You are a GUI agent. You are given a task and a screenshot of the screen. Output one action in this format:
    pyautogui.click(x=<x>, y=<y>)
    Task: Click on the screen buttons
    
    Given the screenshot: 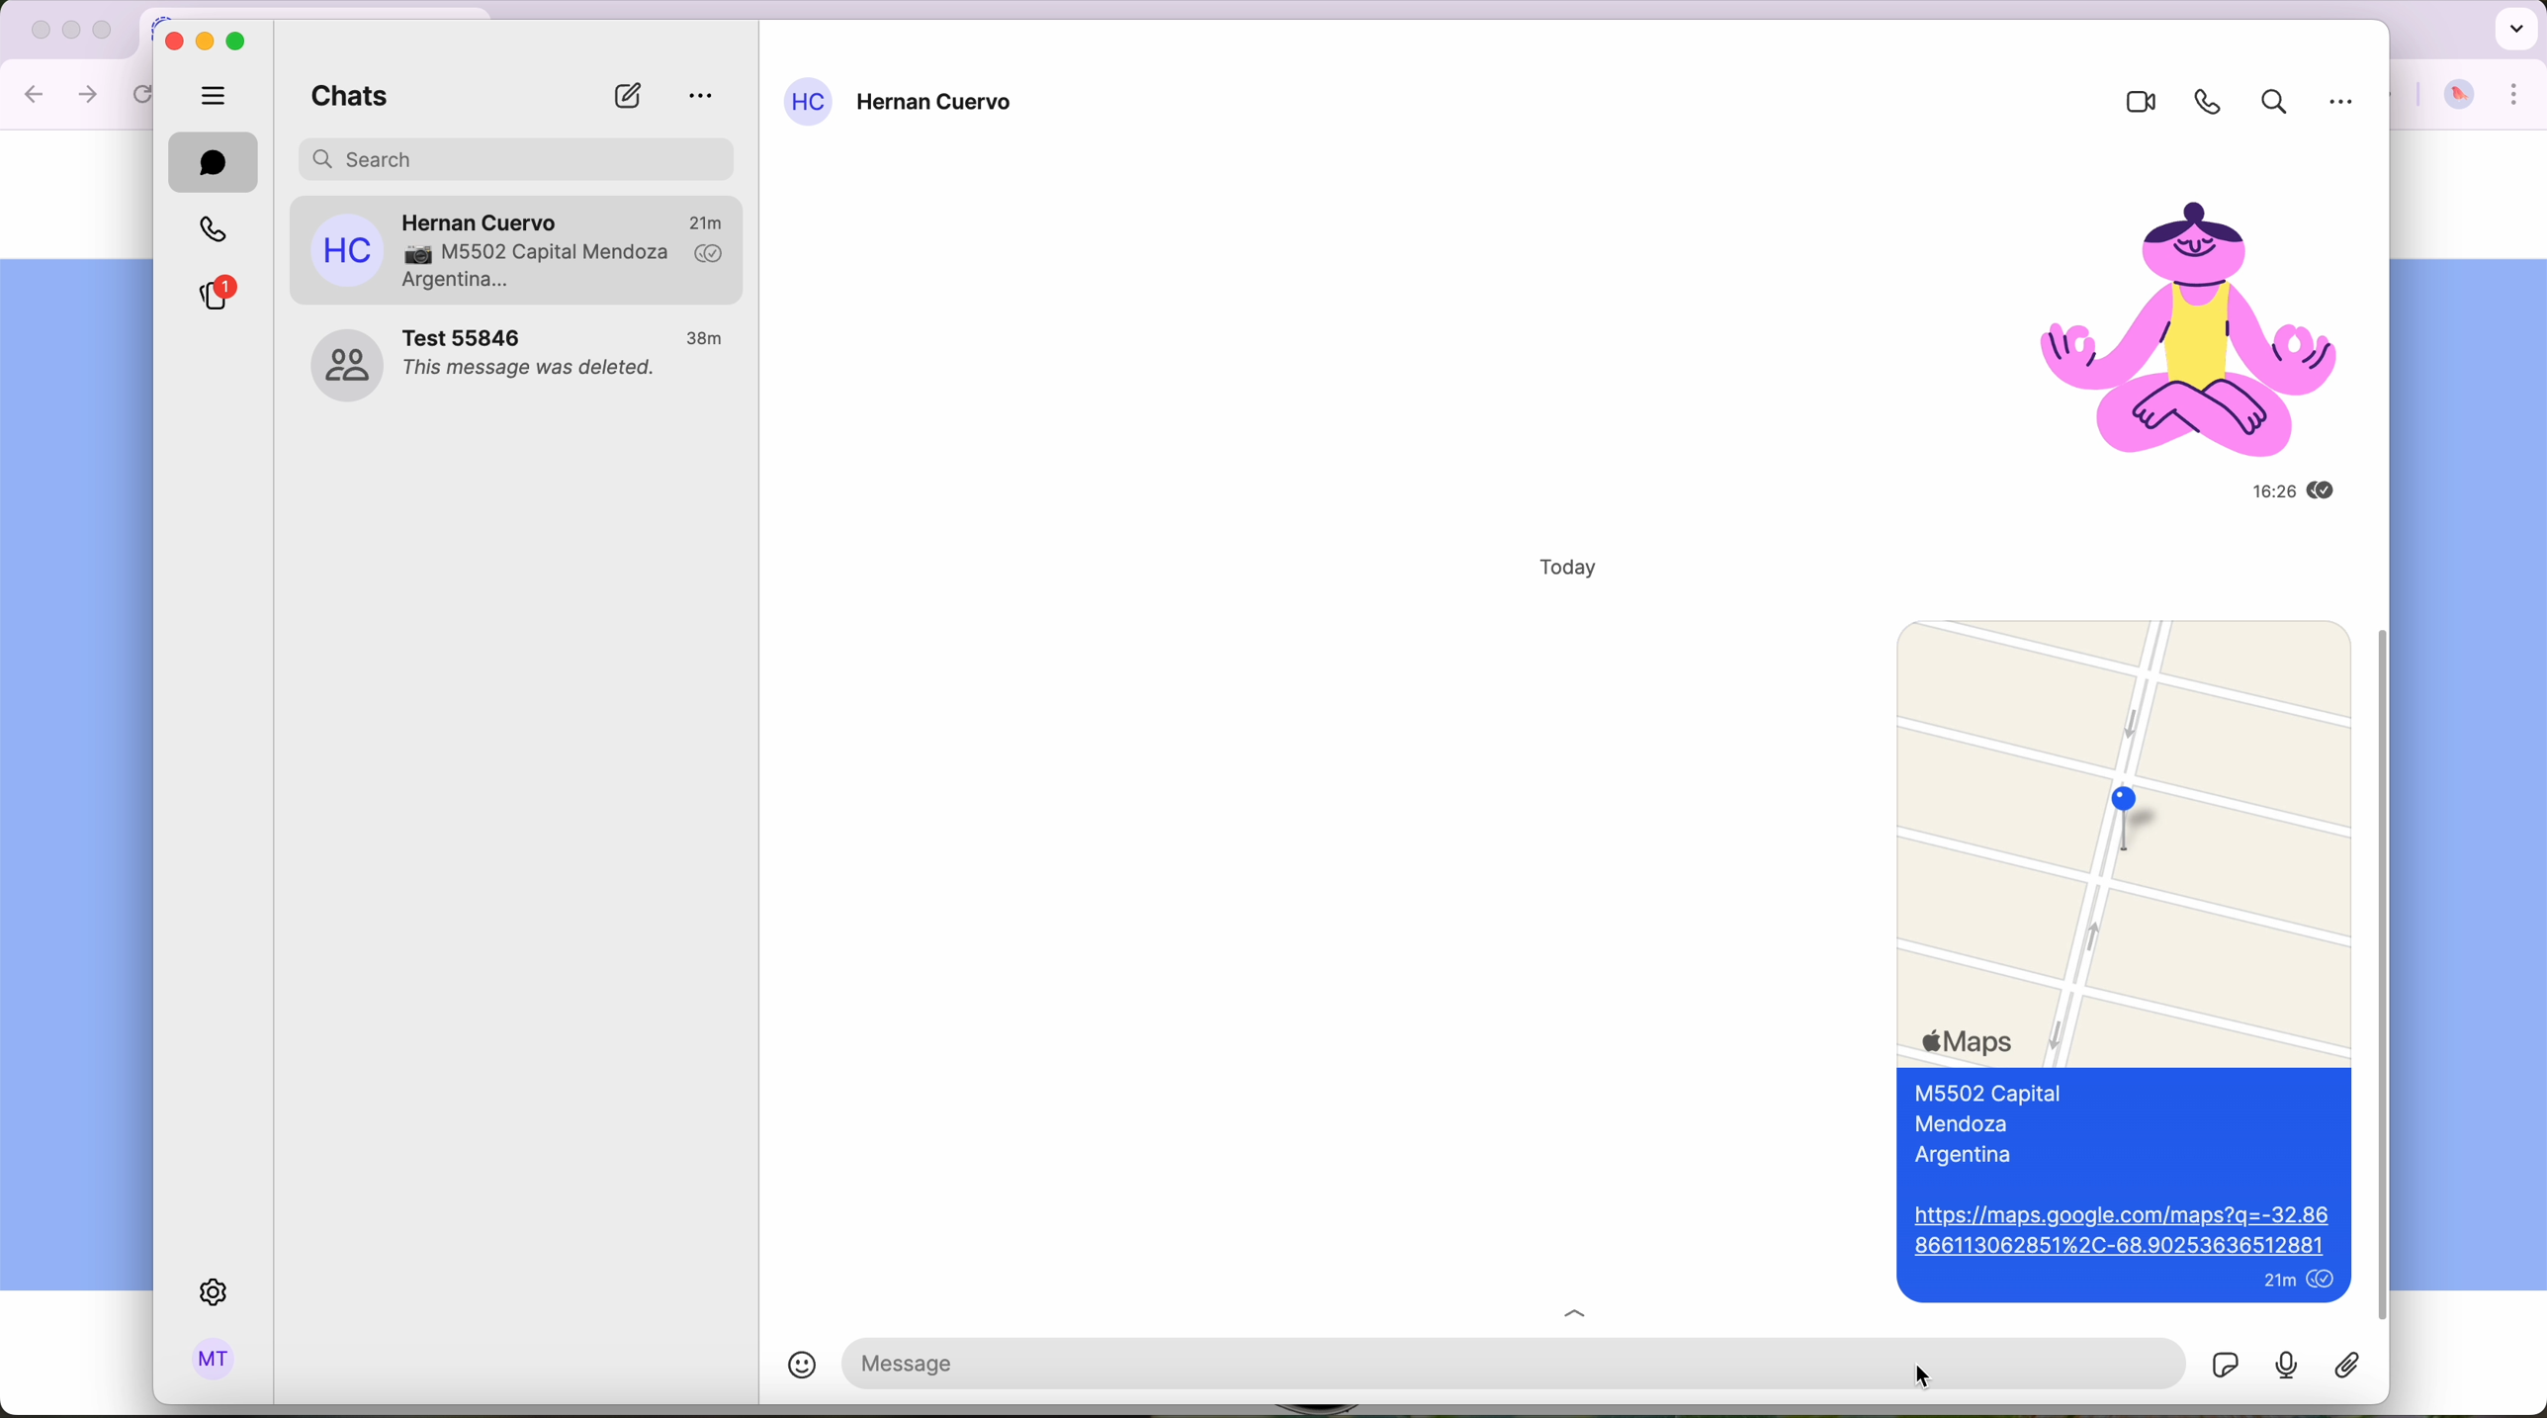 What is the action you would take?
    pyautogui.click(x=207, y=40)
    